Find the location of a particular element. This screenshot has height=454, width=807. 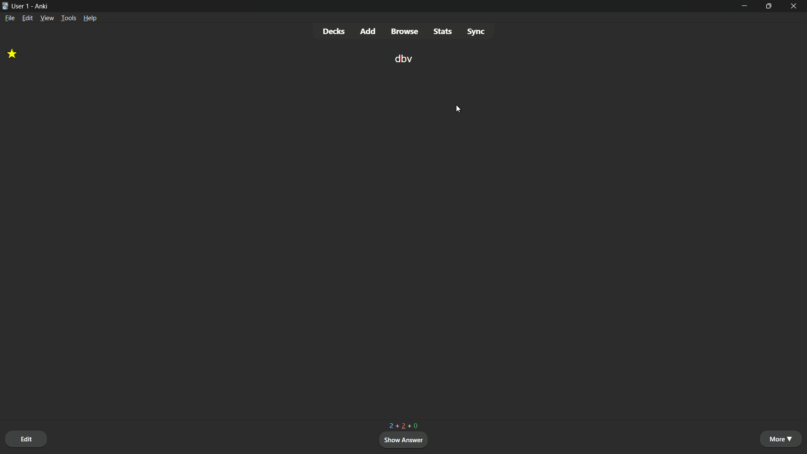

view is located at coordinates (47, 18).